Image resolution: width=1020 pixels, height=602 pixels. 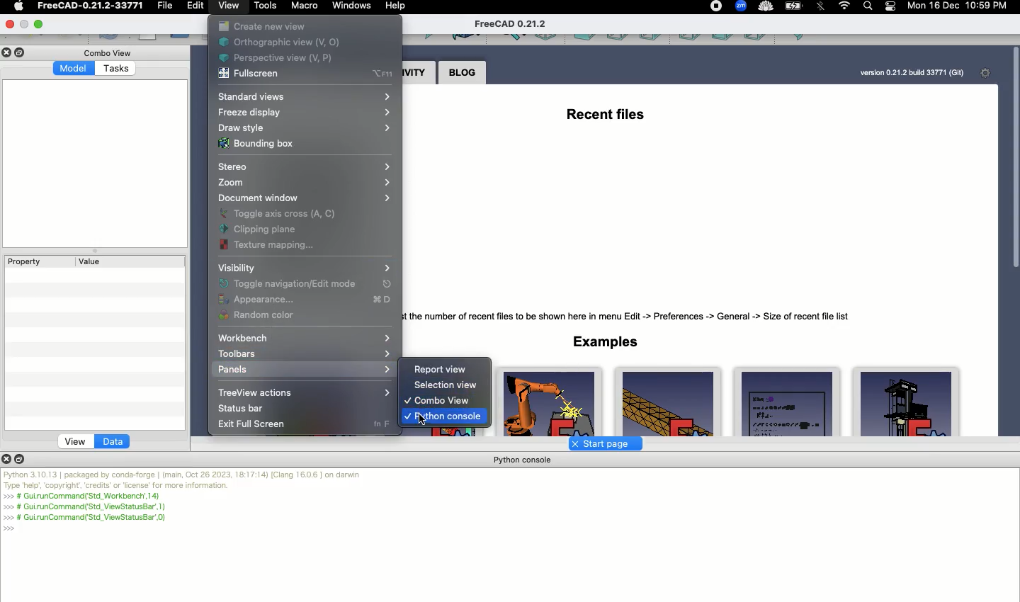 I want to click on Tools, so click(x=266, y=6).